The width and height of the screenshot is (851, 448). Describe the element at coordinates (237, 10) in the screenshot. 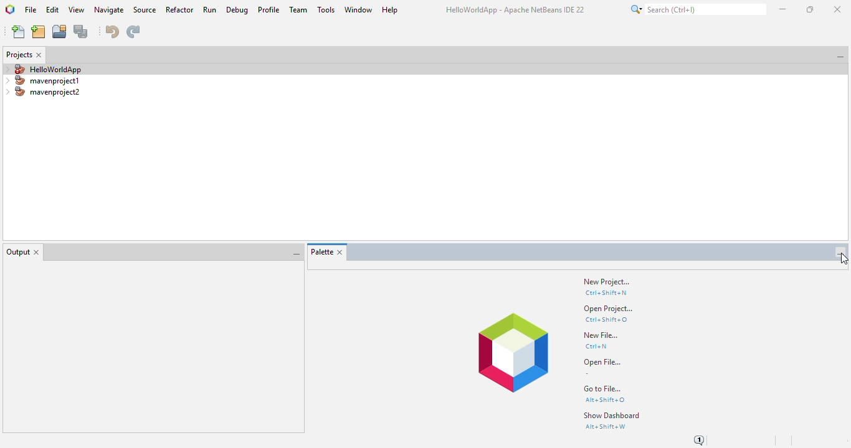

I see `debug` at that location.